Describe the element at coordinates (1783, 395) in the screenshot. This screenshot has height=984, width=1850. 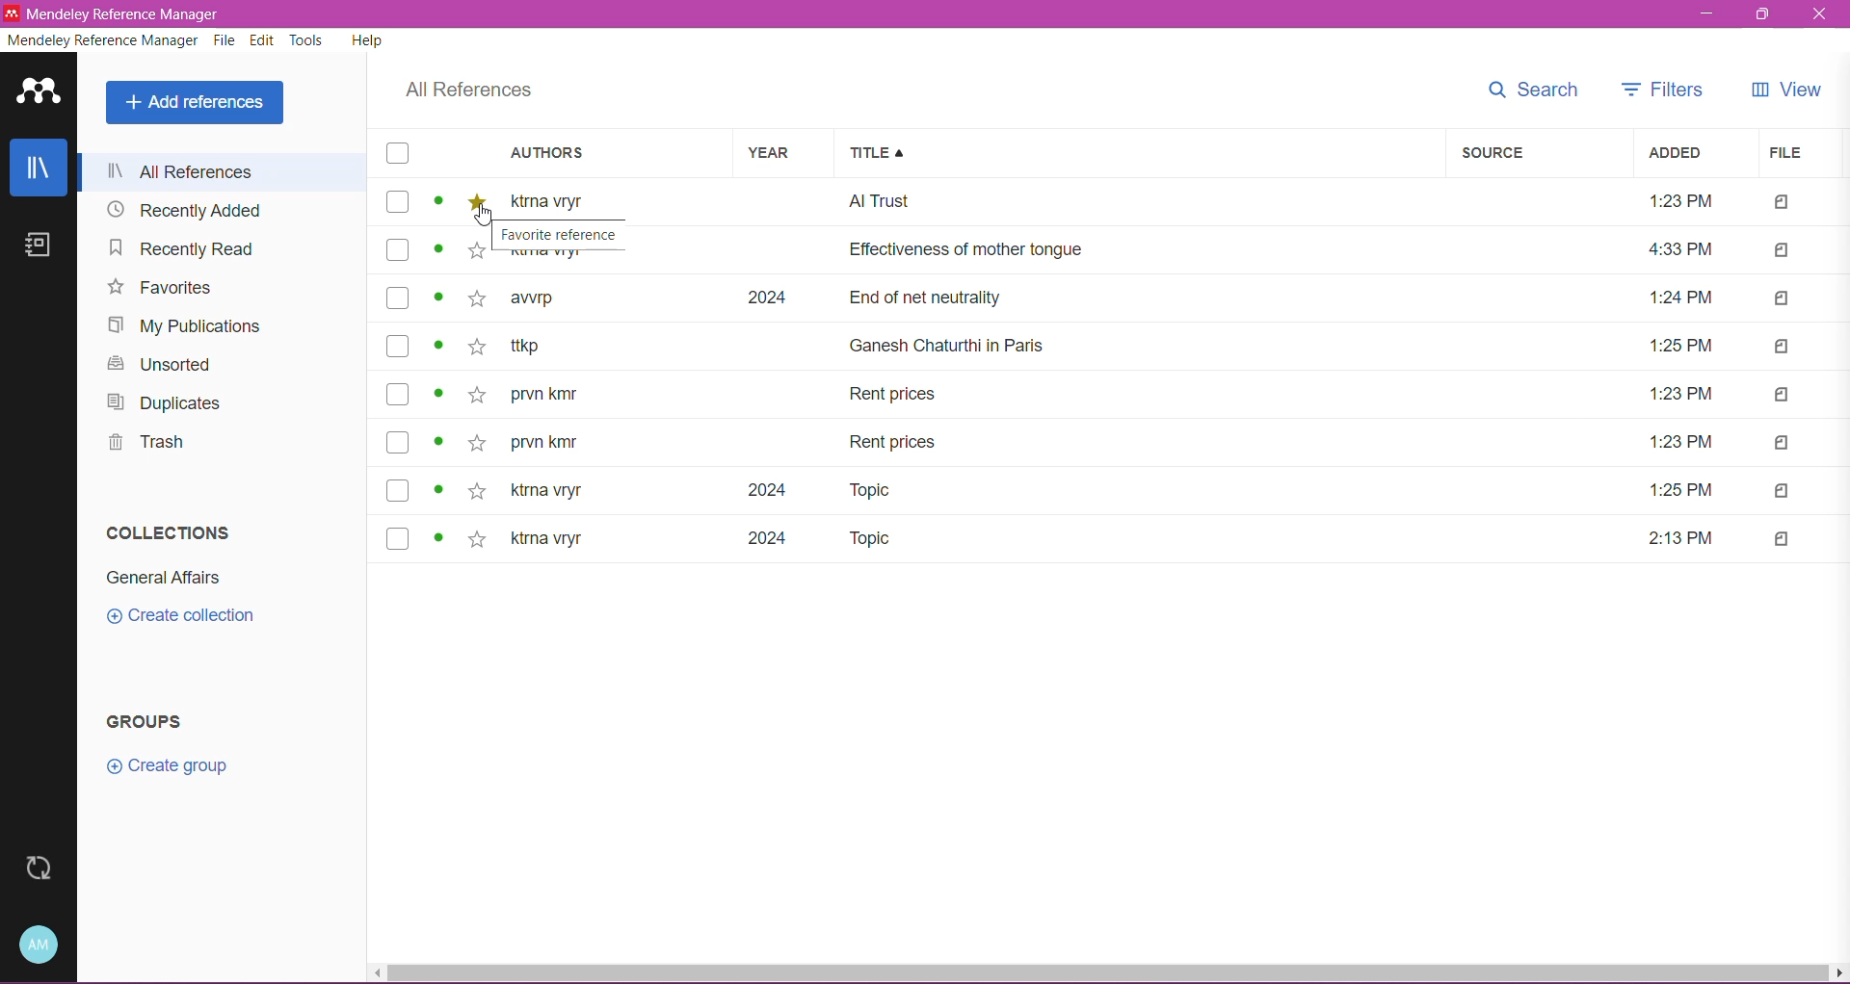
I see `Indicates file type` at that location.